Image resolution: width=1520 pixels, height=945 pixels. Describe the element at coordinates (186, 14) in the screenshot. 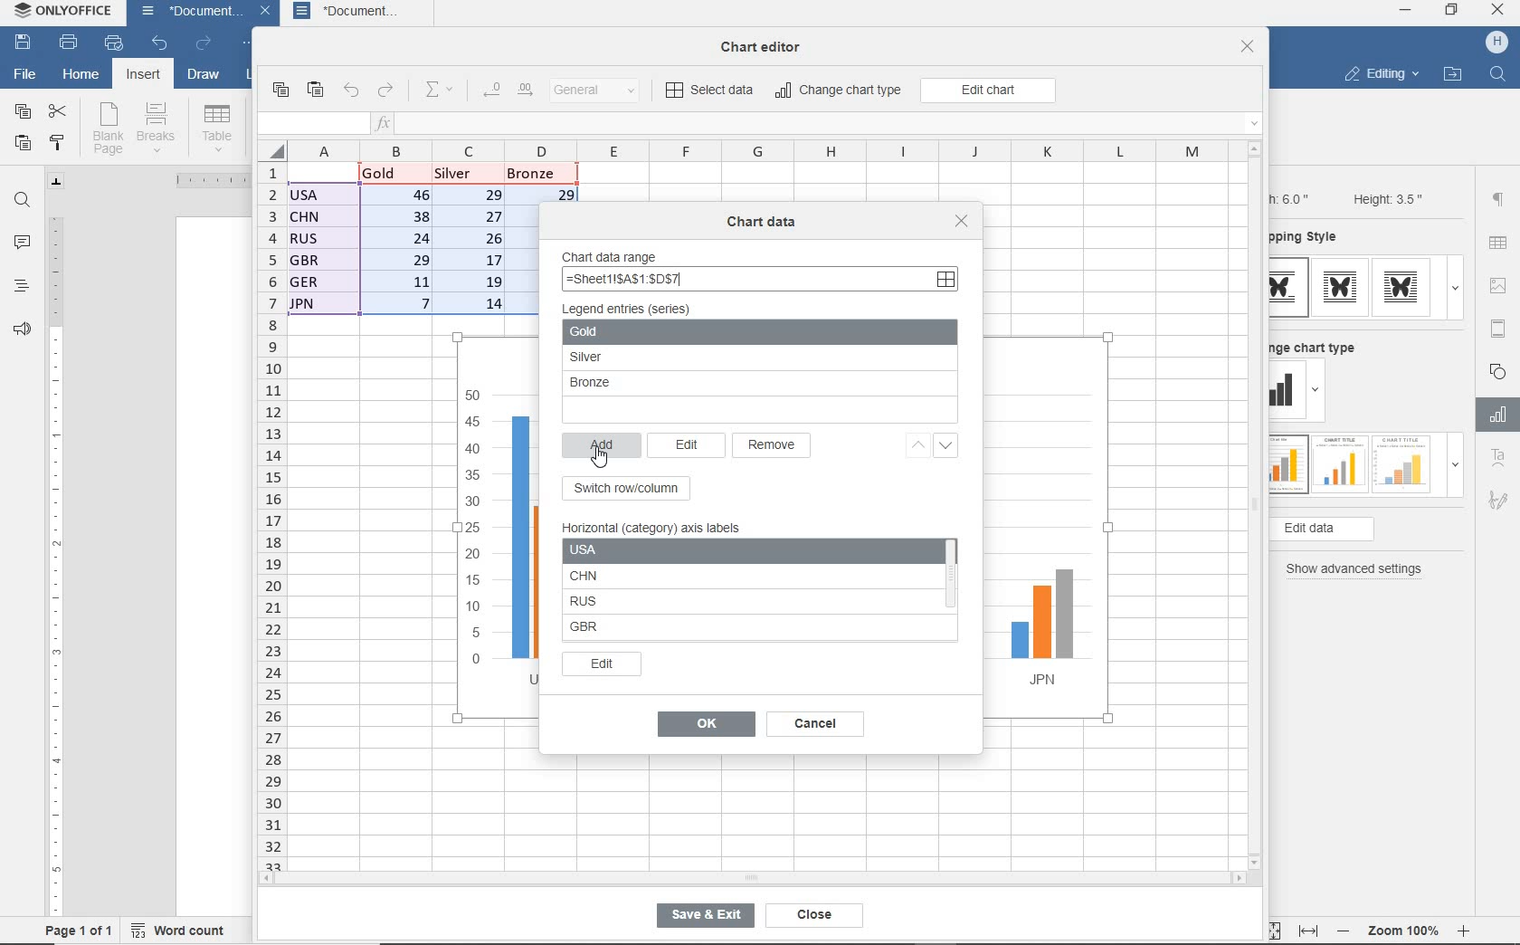

I see `document name` at that location.